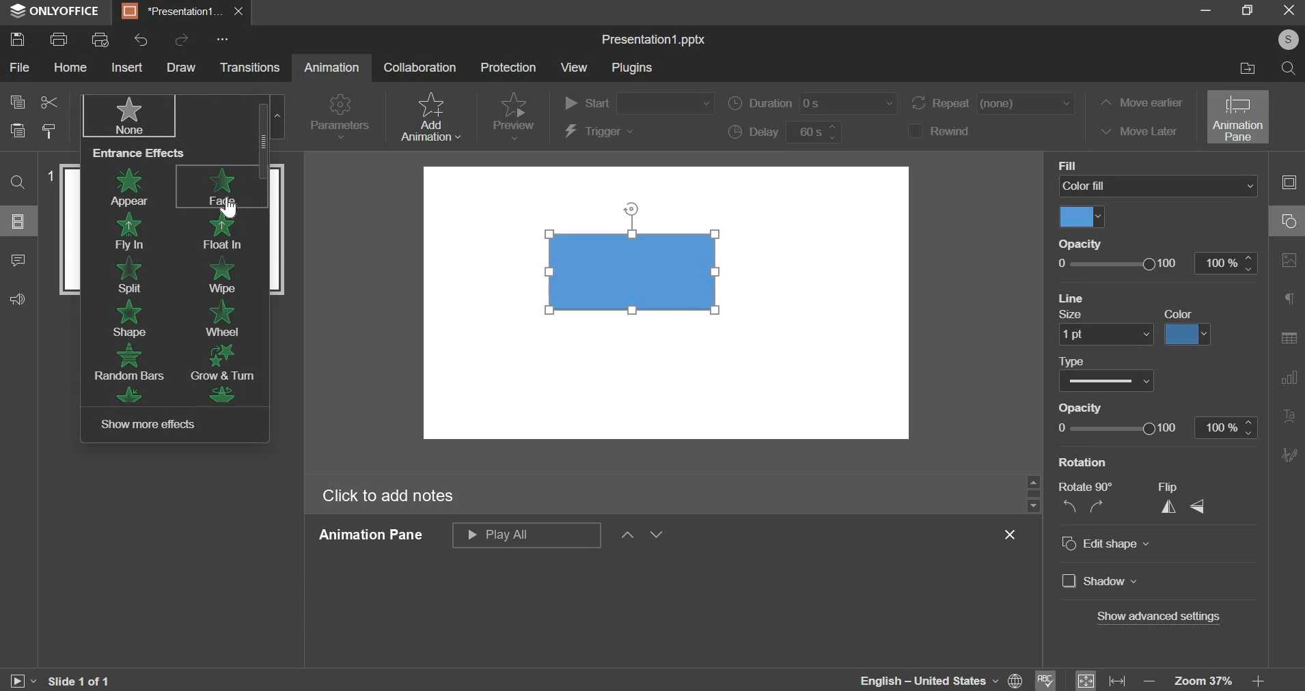  Describe the element at coordinates (994, 104) in the screenshot. I see `repeat` at that location.